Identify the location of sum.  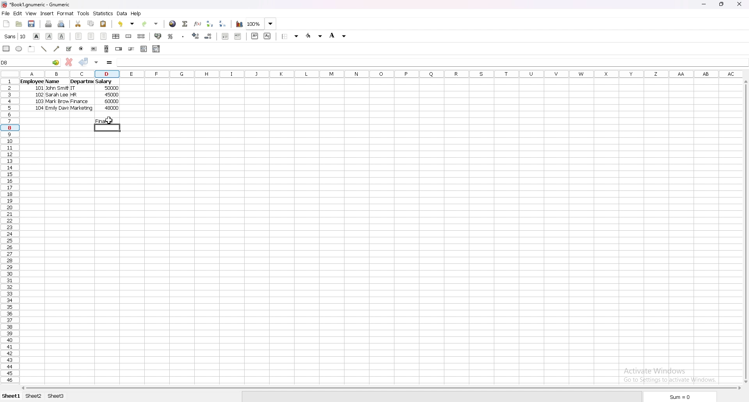
(681, 396).